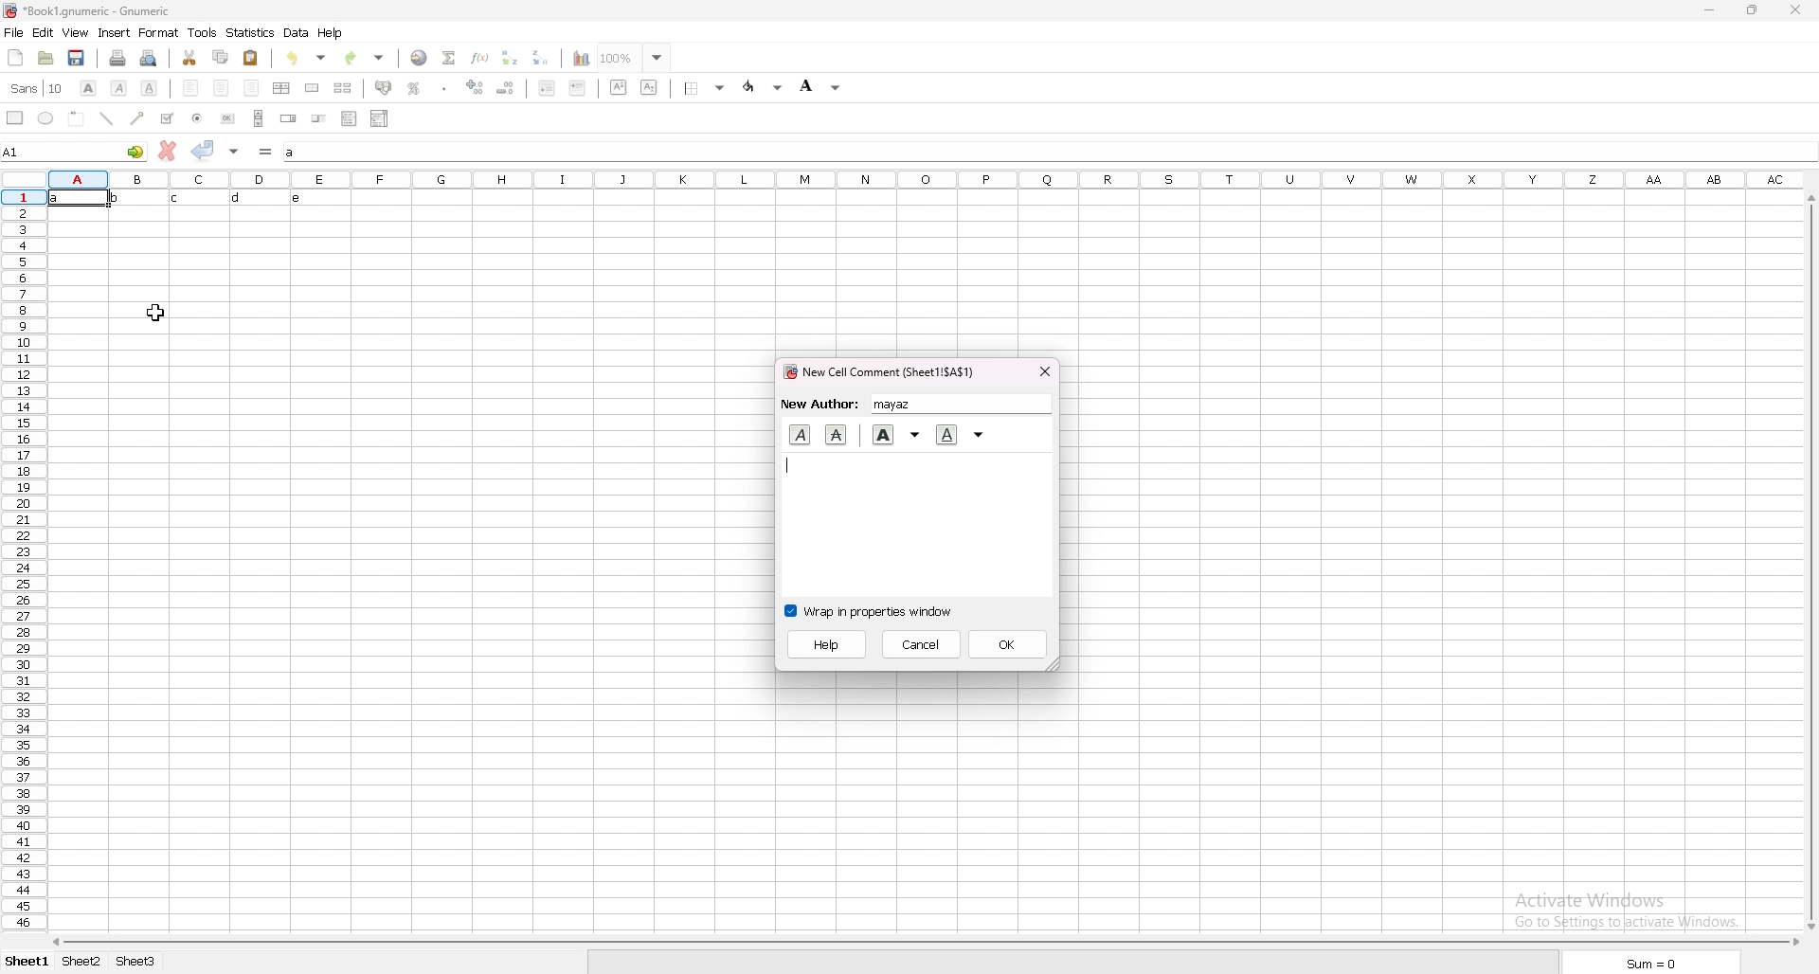 The image size is (1819, 974). Describe the element at coordinates (1651, 965) in the screenshot. I see `sum=0` at that location.